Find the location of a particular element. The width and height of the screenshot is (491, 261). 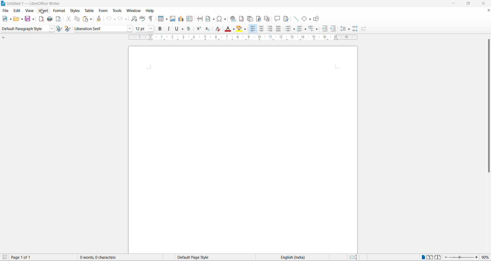

font color is located at coordinates (227, 29).